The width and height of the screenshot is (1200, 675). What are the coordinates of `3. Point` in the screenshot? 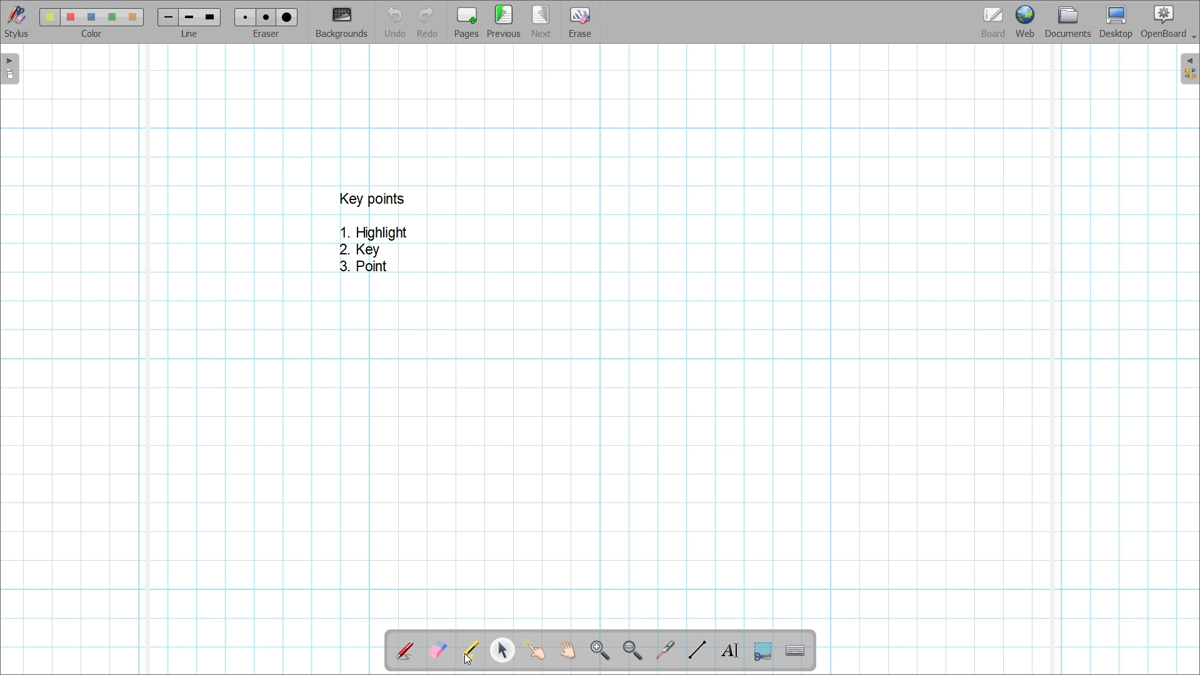 It's located at (362, 266).